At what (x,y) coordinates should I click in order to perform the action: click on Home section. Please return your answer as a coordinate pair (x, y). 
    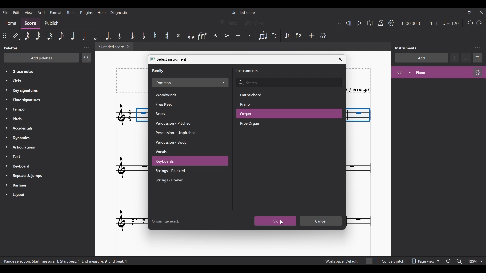
    Looking at the image, I should click on (11, 22).